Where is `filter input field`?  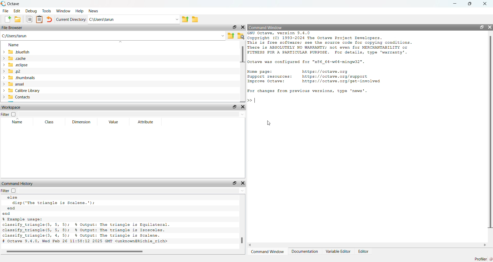 filter input field is located at coordinates (134, 191).